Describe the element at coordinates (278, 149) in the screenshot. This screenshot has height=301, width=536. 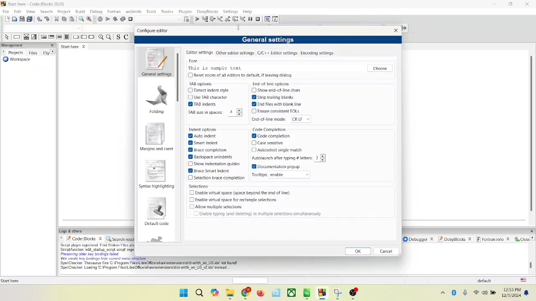
I see `autoselect single match` at that location.